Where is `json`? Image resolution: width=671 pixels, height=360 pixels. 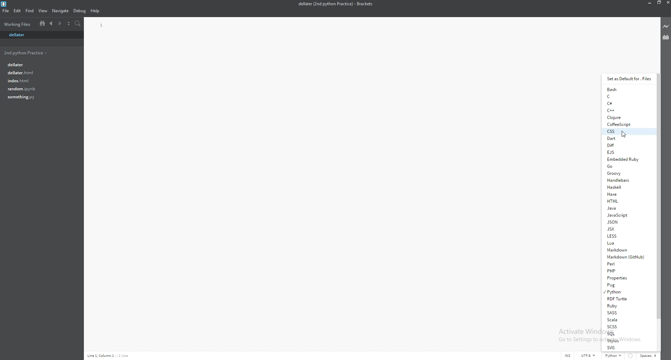 json is located at coordinates (627, 222).